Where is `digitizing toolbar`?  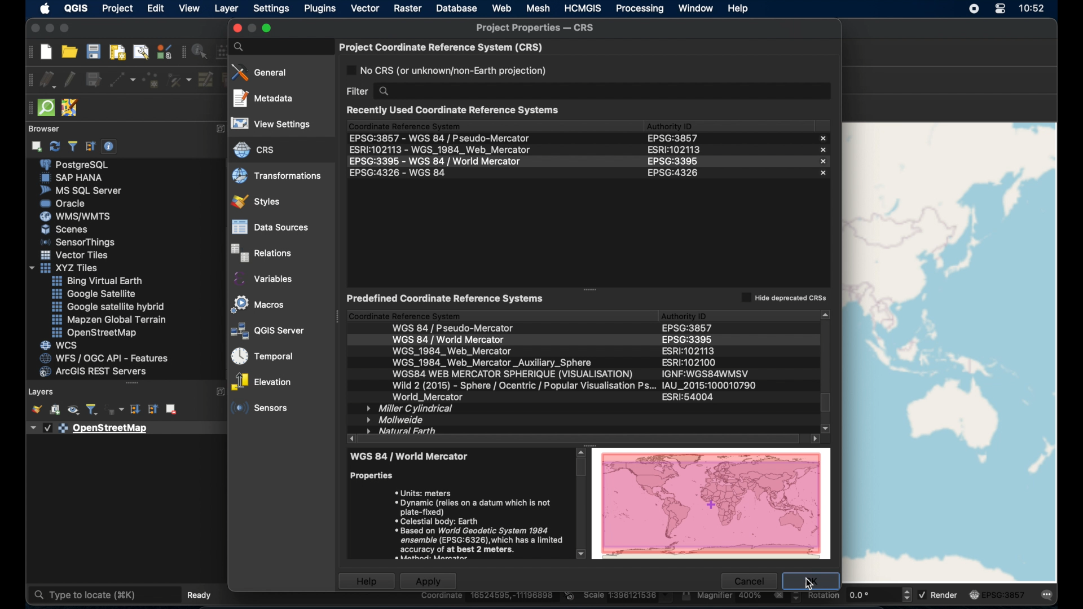
digitizing toolbar is located at coordinates (27, 81).